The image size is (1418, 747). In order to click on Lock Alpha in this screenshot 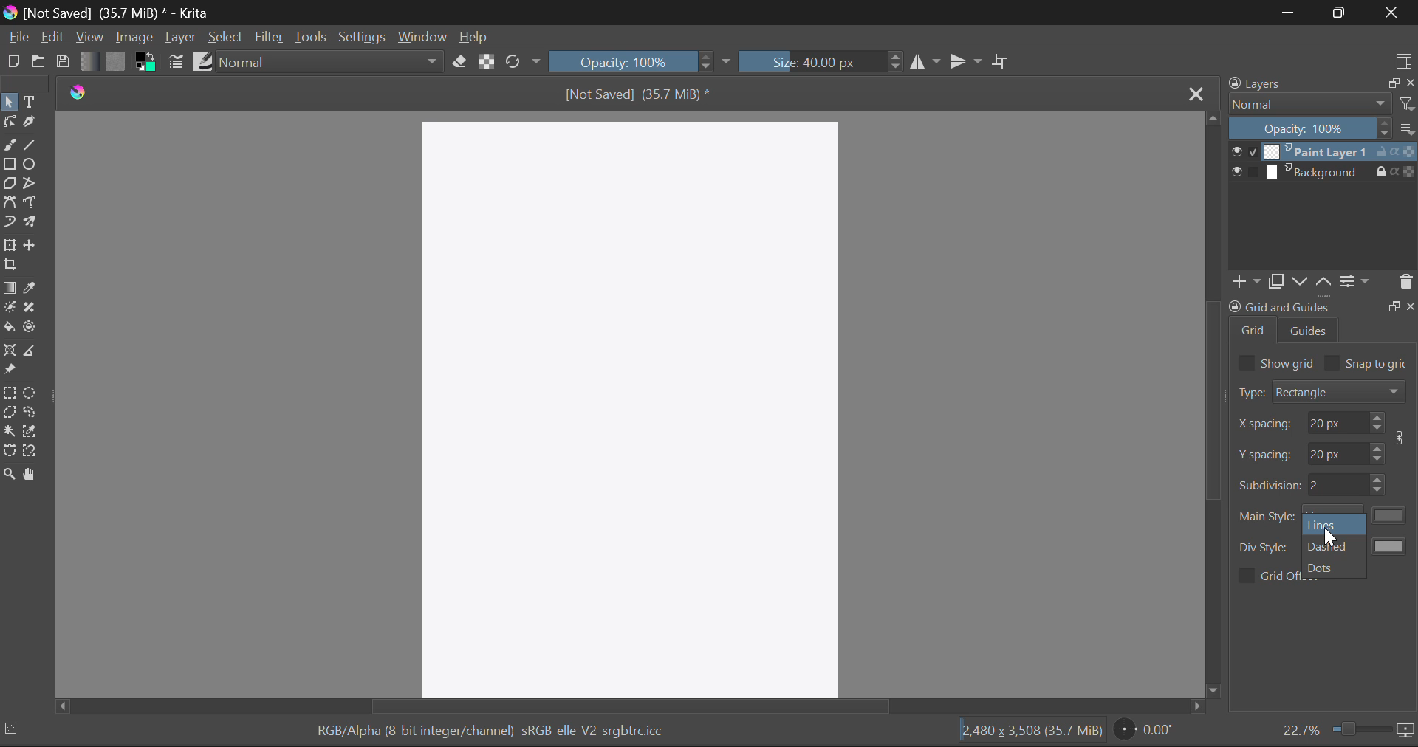, I will do `click(487, 61)`.